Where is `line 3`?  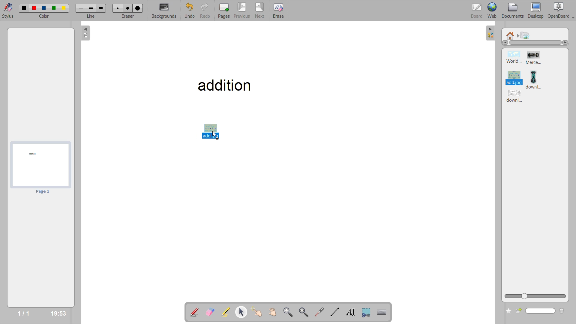
line 3 is located at coordinates (100, 8).